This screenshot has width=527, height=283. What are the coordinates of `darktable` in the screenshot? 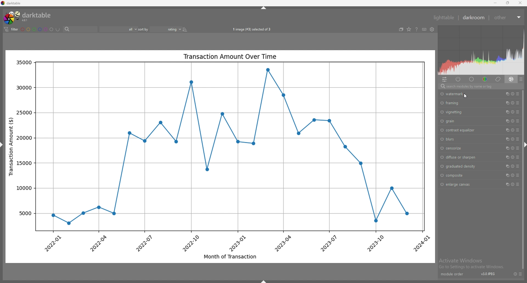 It's located at (27, 17).